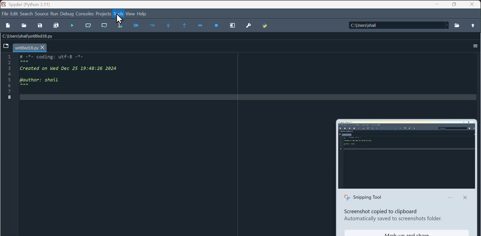  What do you see at coordinates (103, 14) in the screenshot?
I see `Project` at bounding box center [103, 14].